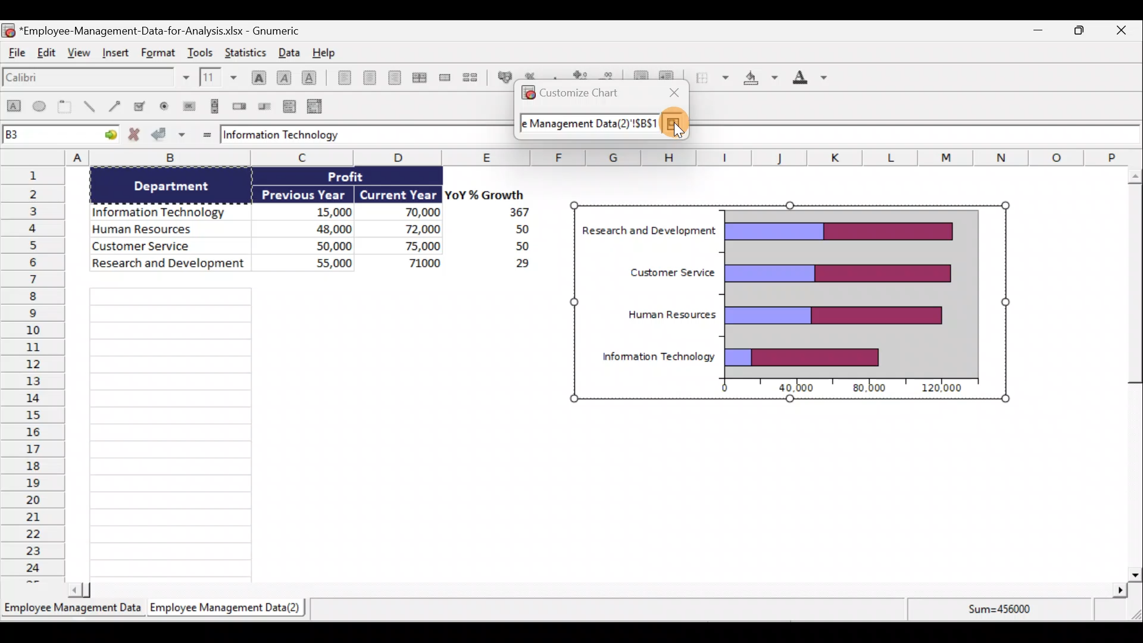  What do you see at coordinates (165, 230) in the screenshot?
I see `Human Resources` at bounding box center [165, 230].